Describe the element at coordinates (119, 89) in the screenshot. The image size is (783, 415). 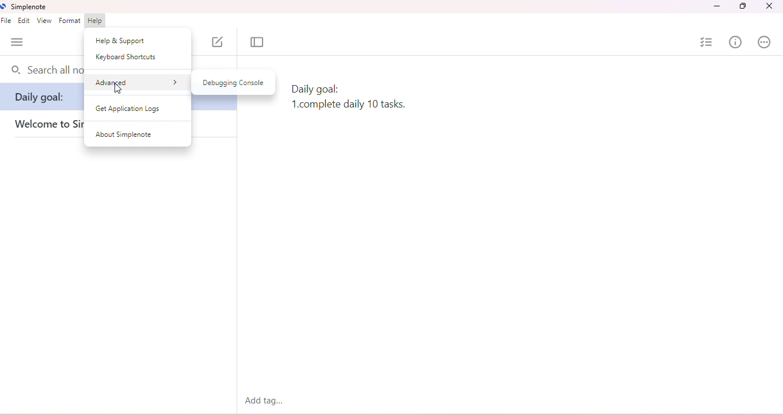
I see `cursor movement` at that location.